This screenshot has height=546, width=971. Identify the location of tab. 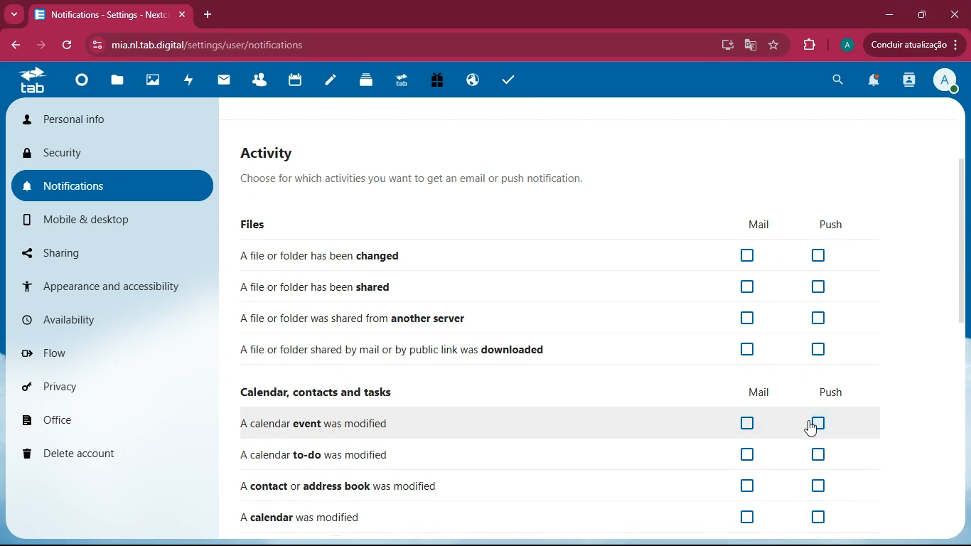
(34, 84).